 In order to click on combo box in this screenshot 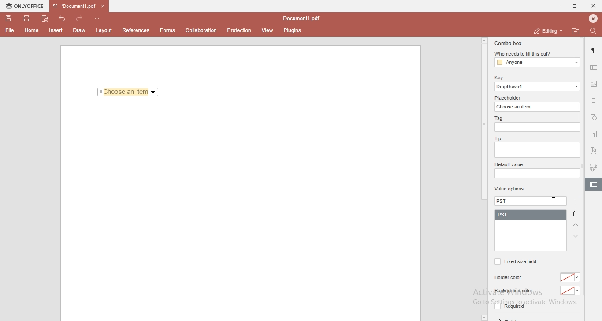, I will do `click(507, 43)`.